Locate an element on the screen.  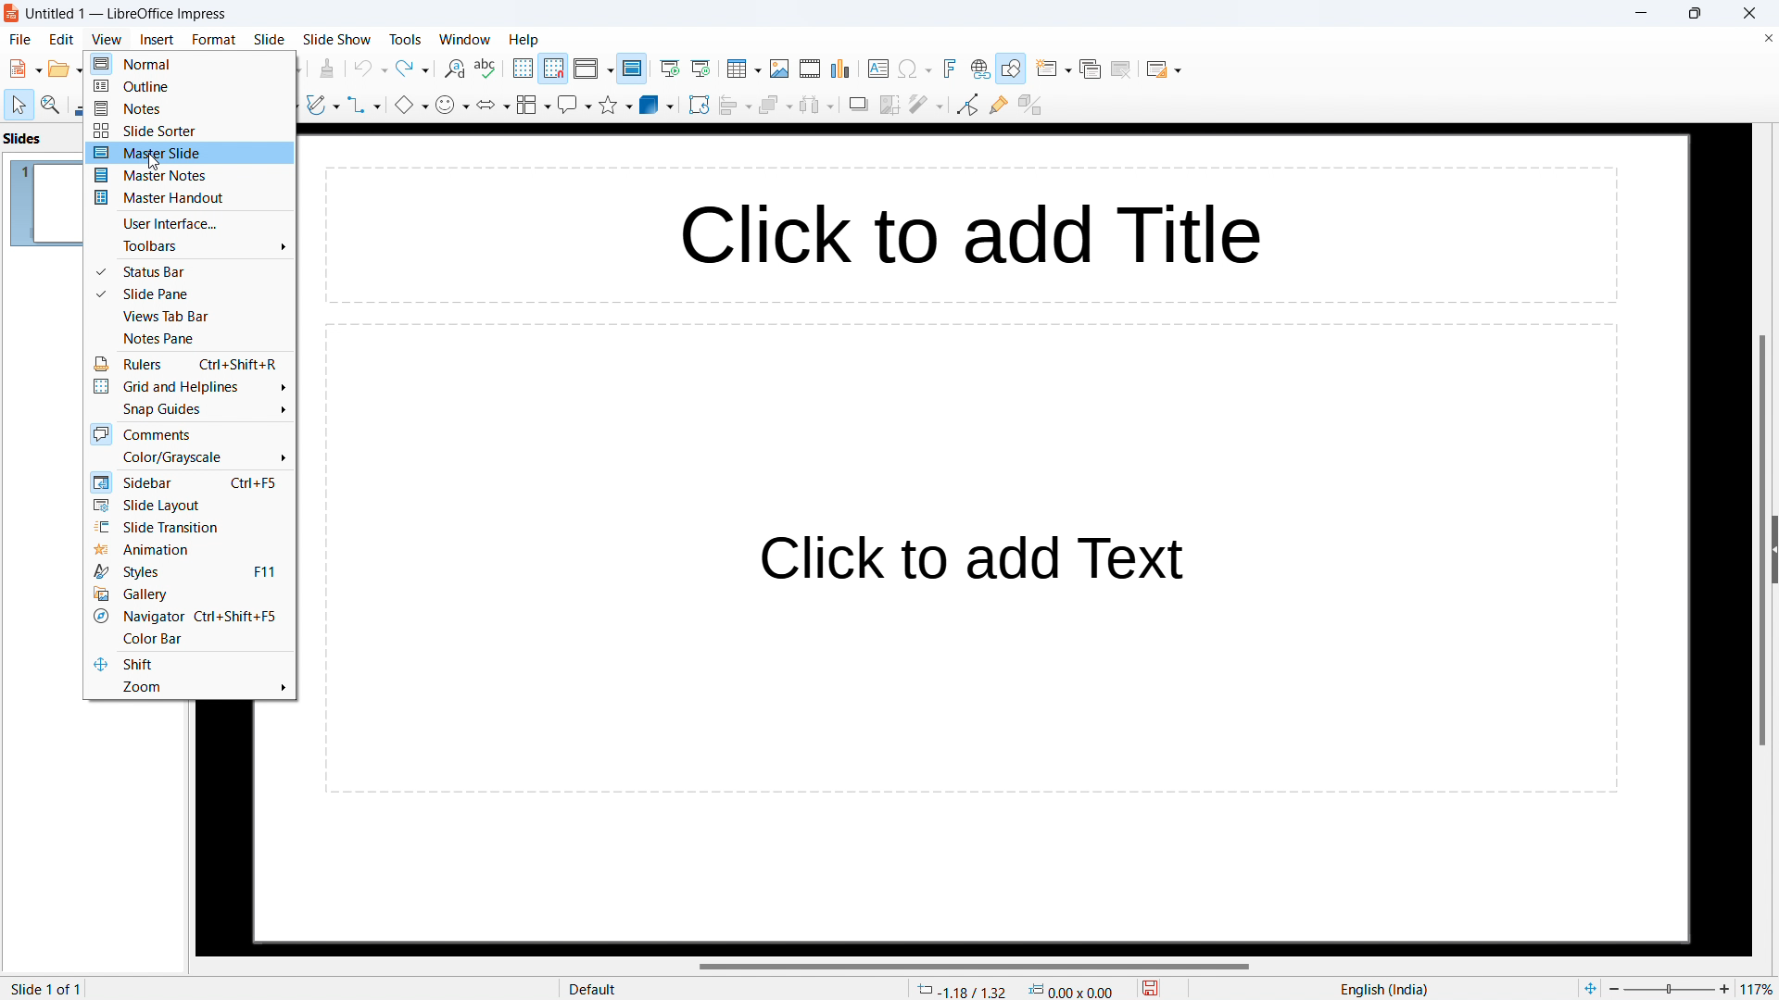
insert special character is located at coordinates (915, 69).